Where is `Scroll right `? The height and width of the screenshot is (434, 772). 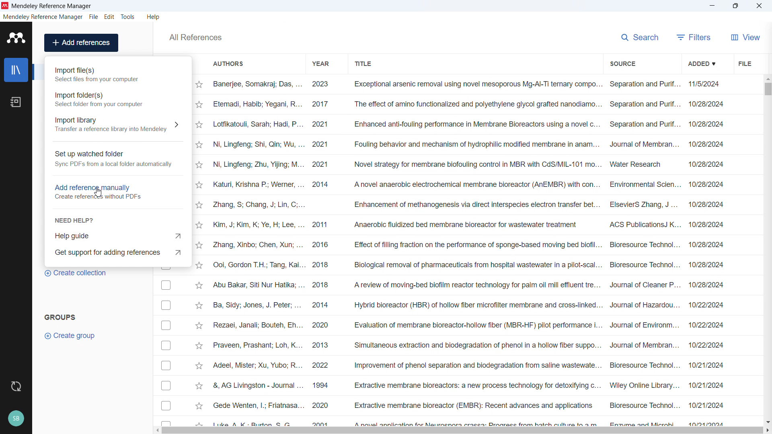 Scroll right  is located at coordinates (767, 431).